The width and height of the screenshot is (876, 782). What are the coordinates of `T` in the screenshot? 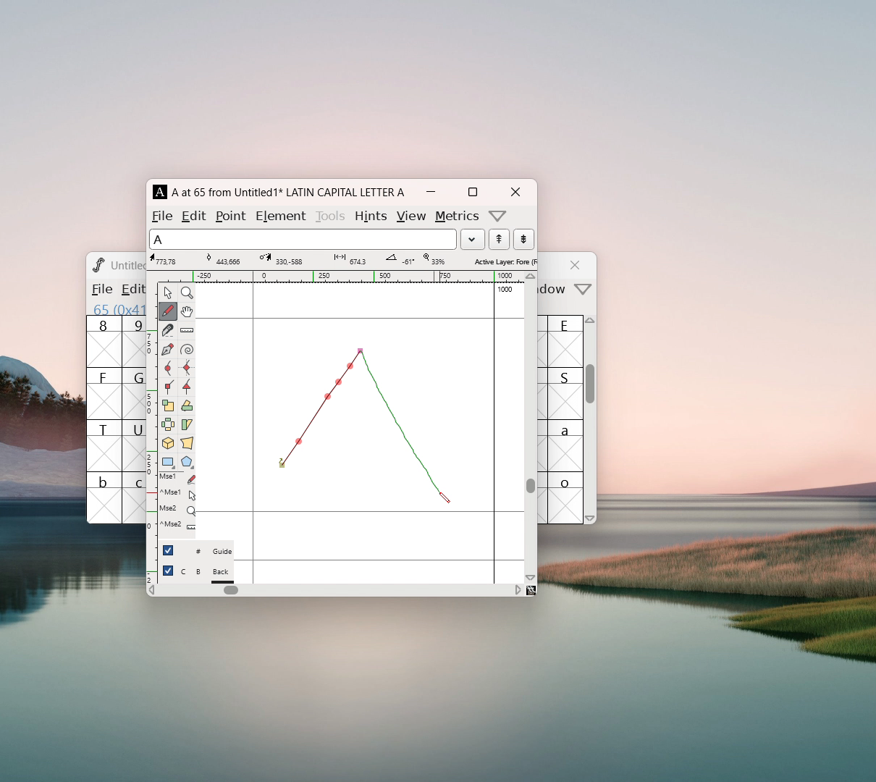 It's located at (104, 445).